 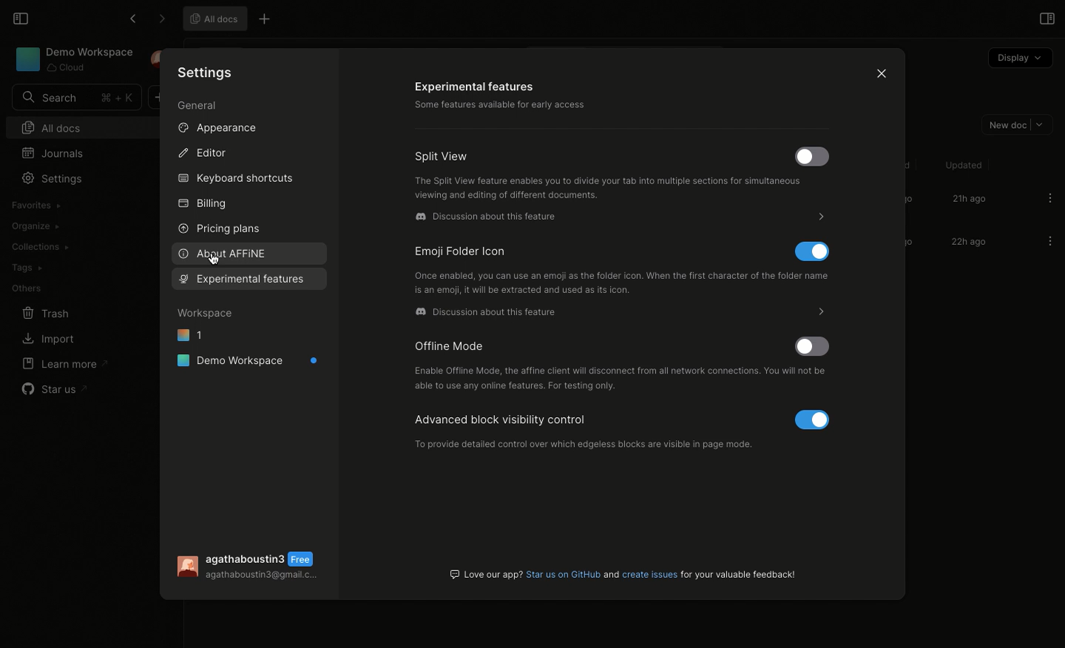 What do you see at coordinates (75, 59) in the screenshot?
I see `Demo Workspace` at bounding box center [75, 59].